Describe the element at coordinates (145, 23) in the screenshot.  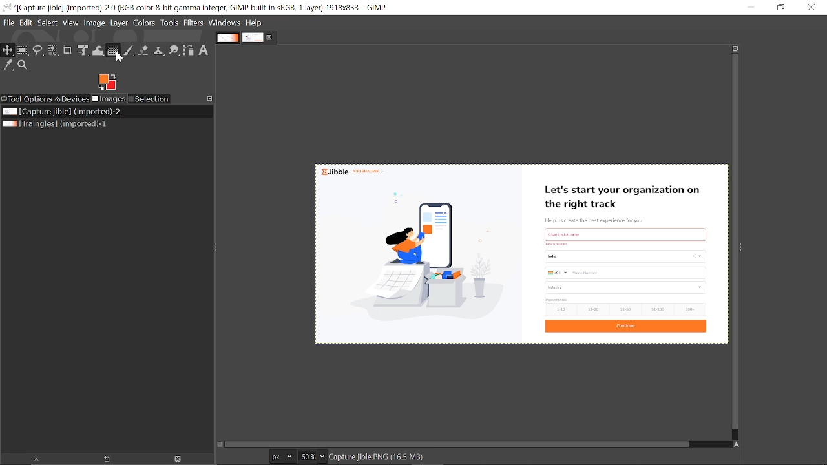
I see `Colors` at that location.